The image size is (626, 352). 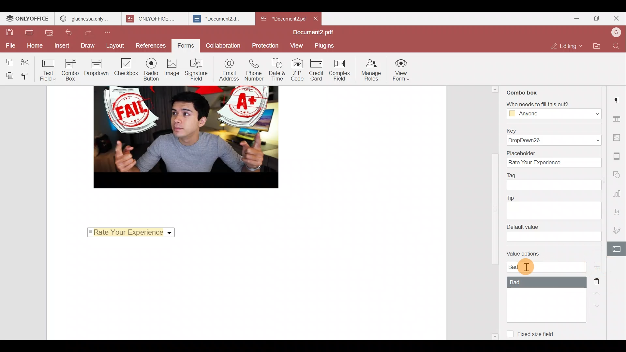 What do you see at coordinates (91, 33) in the screenshot?
I see `Redo` at bounding box center [91, 33].